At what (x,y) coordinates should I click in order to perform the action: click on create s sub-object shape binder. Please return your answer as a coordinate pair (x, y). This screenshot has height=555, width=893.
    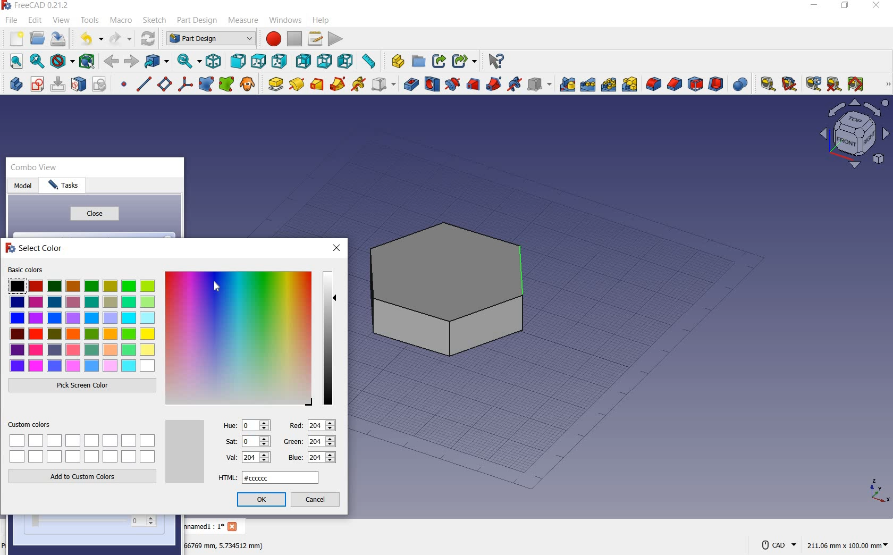
    Looking at the image, I should click on (226, 85).